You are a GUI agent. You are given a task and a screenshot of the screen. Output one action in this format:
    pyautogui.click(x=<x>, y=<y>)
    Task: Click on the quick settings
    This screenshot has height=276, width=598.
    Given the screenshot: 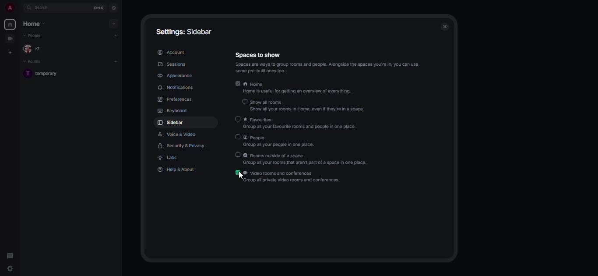 What is the action you would take?
    pyautogui.click(x=10, y=269)
    